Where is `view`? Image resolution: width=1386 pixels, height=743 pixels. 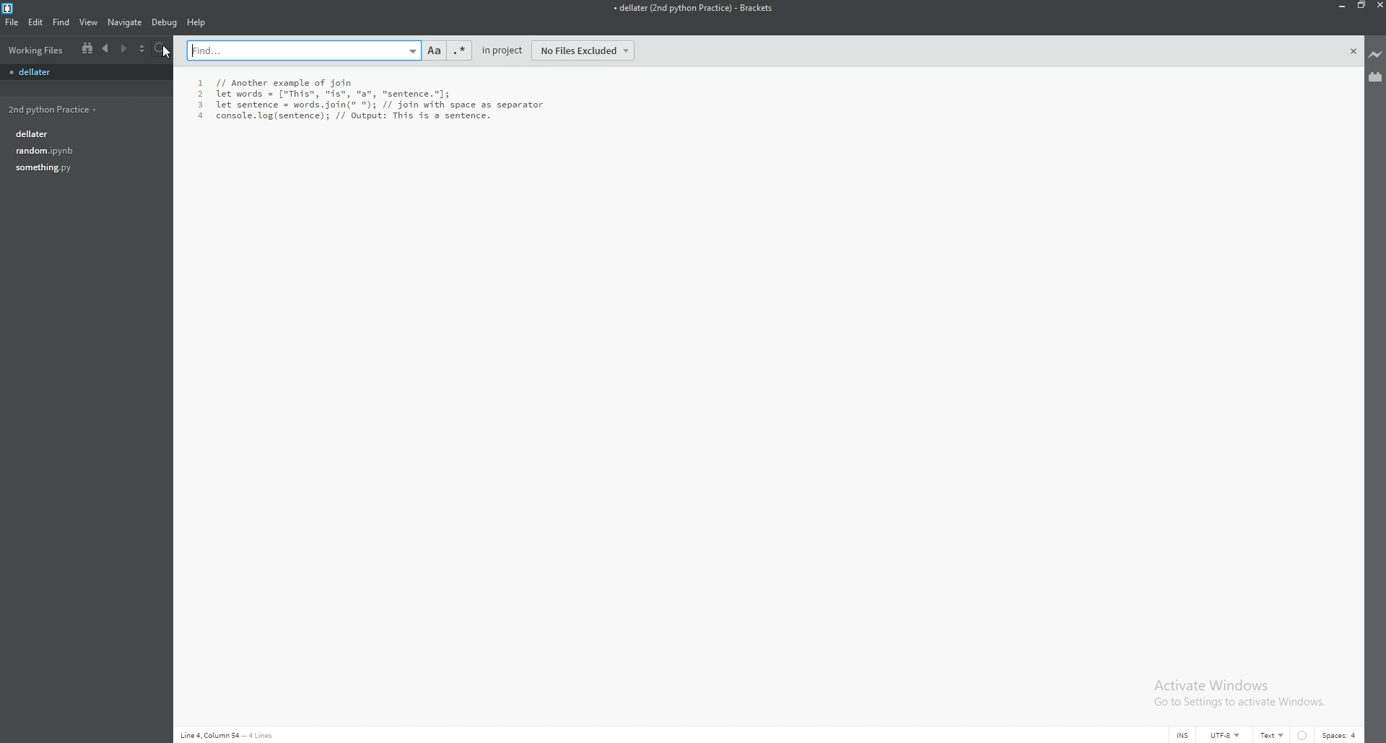
view is located at coordinates (89, 23).